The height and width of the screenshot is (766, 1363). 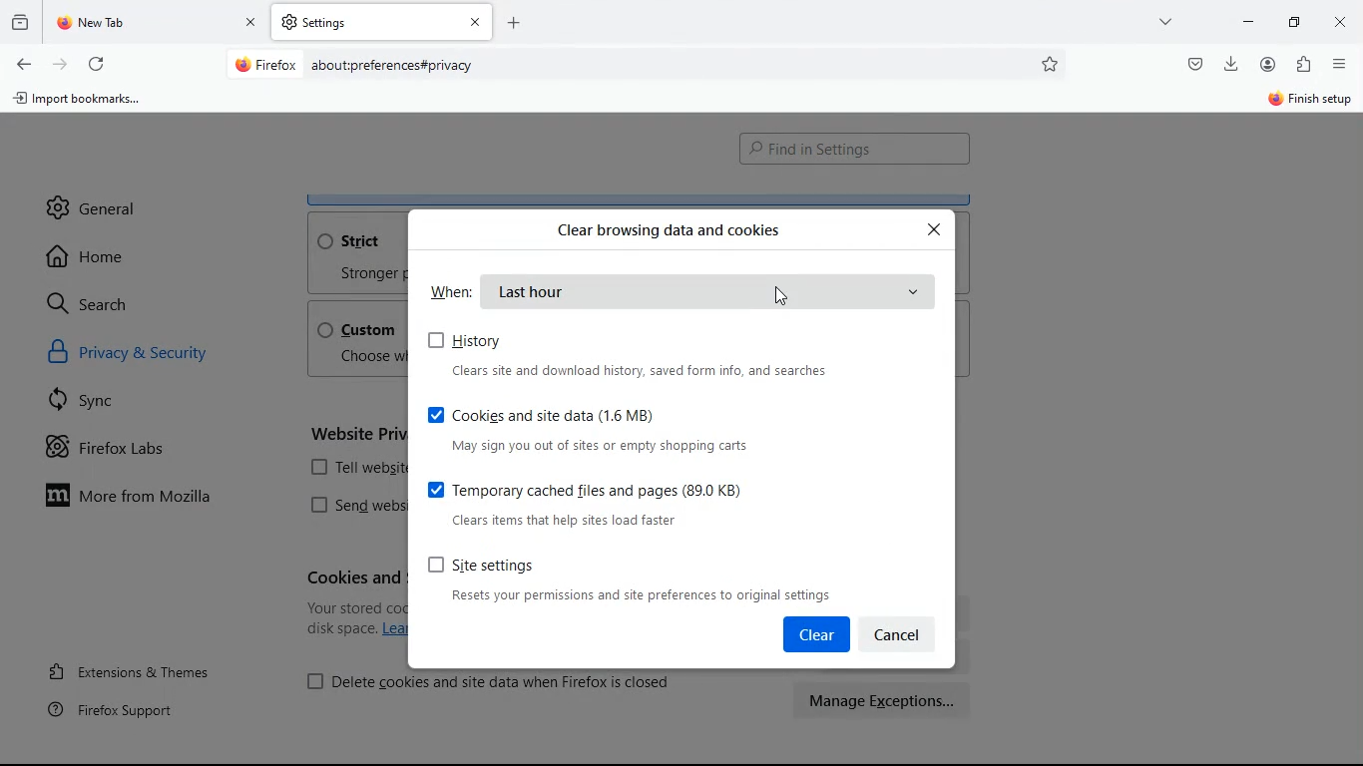 I want to click on minimize, so click(x=1248, y=20).